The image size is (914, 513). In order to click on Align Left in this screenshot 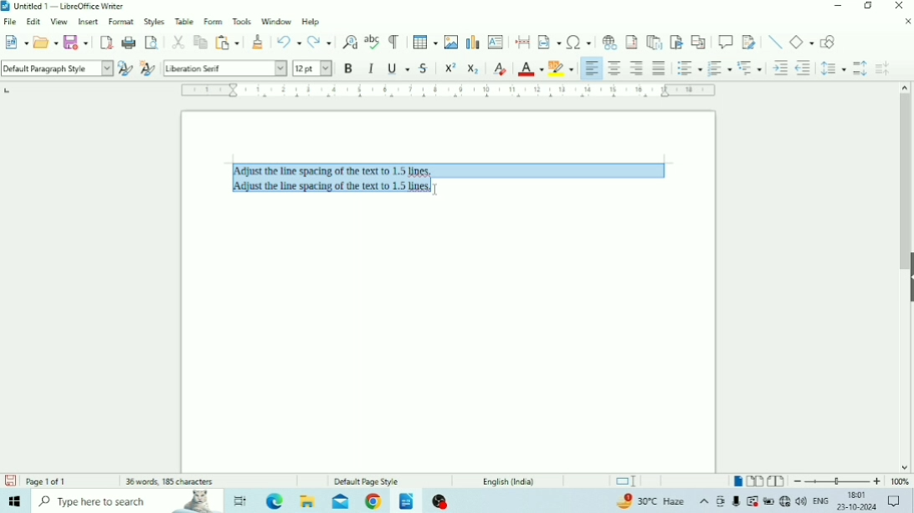, I will do `click(591, 68)`.